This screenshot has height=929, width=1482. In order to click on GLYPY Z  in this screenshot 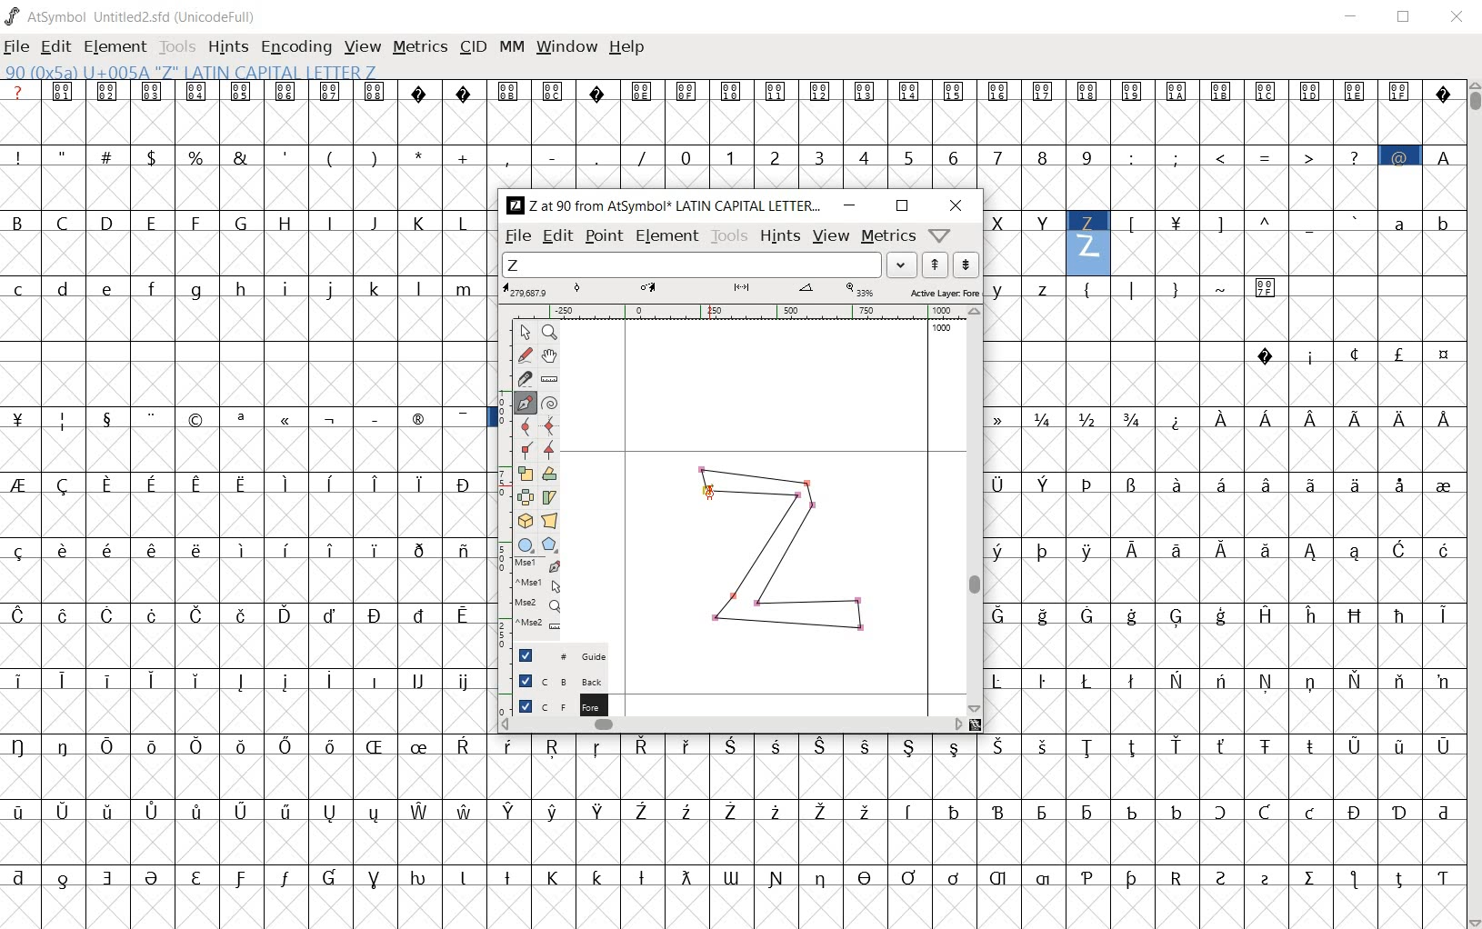, I will do `click(784, 554)`.